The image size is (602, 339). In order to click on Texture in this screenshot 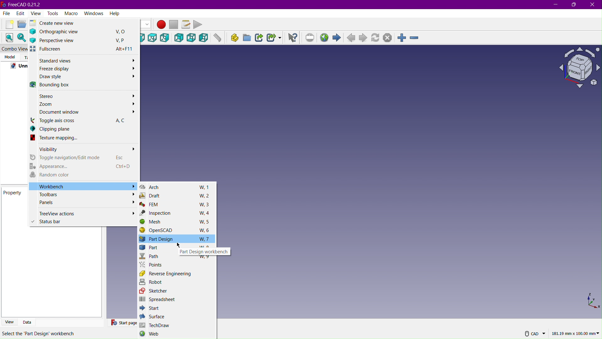, I will do `click(56, 138)`.